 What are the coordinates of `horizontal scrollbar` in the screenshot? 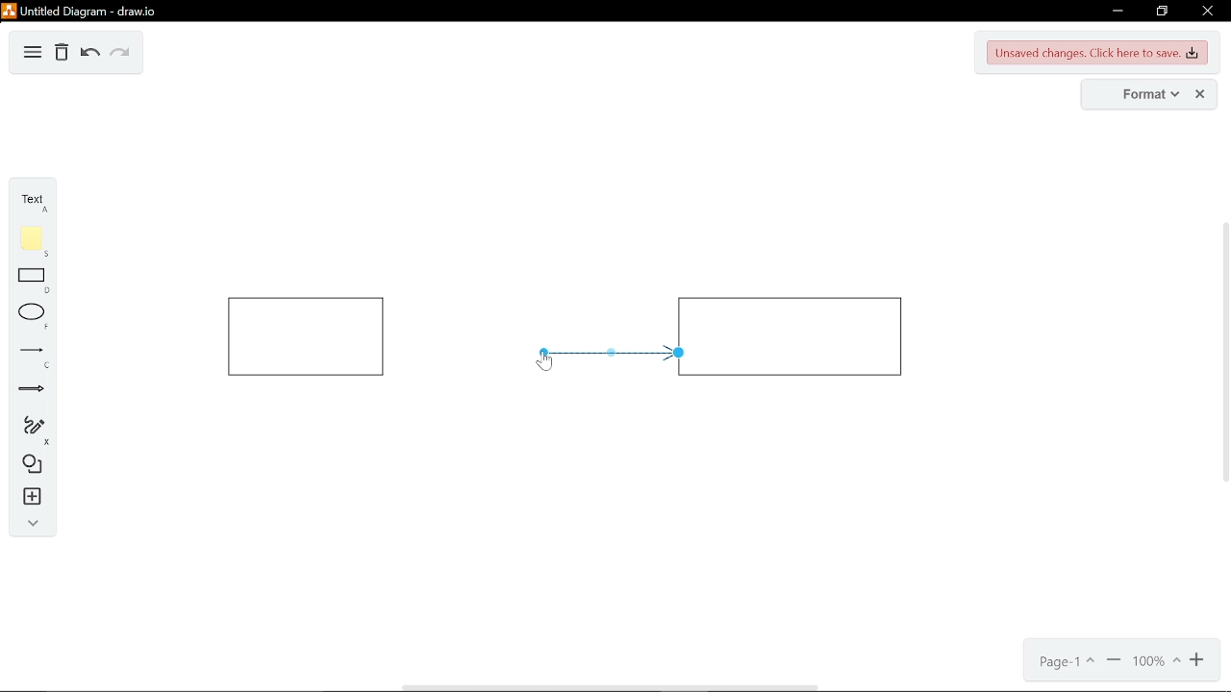 It's located at (614, 687).